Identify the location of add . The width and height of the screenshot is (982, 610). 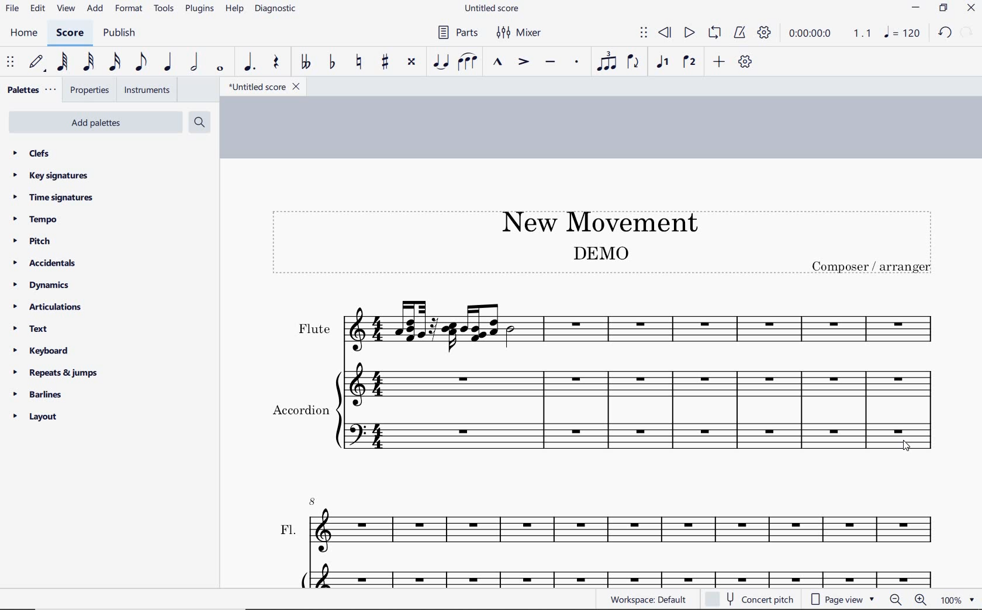
(96, 9).